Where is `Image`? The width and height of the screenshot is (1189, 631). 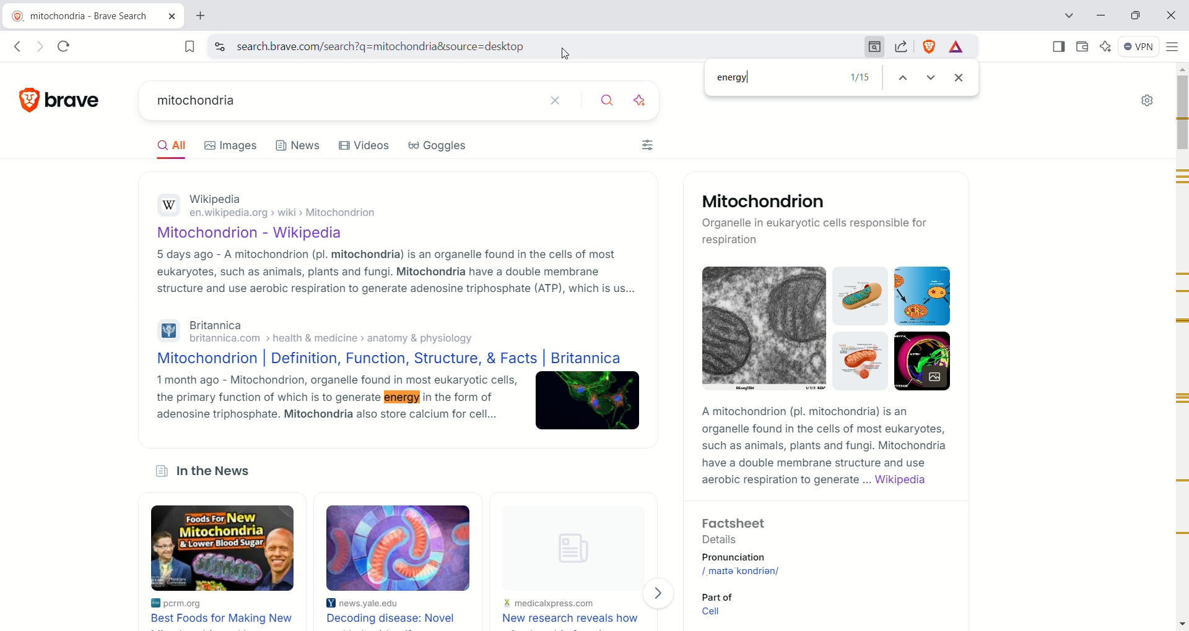 Image is located at coordinates (586, 400).